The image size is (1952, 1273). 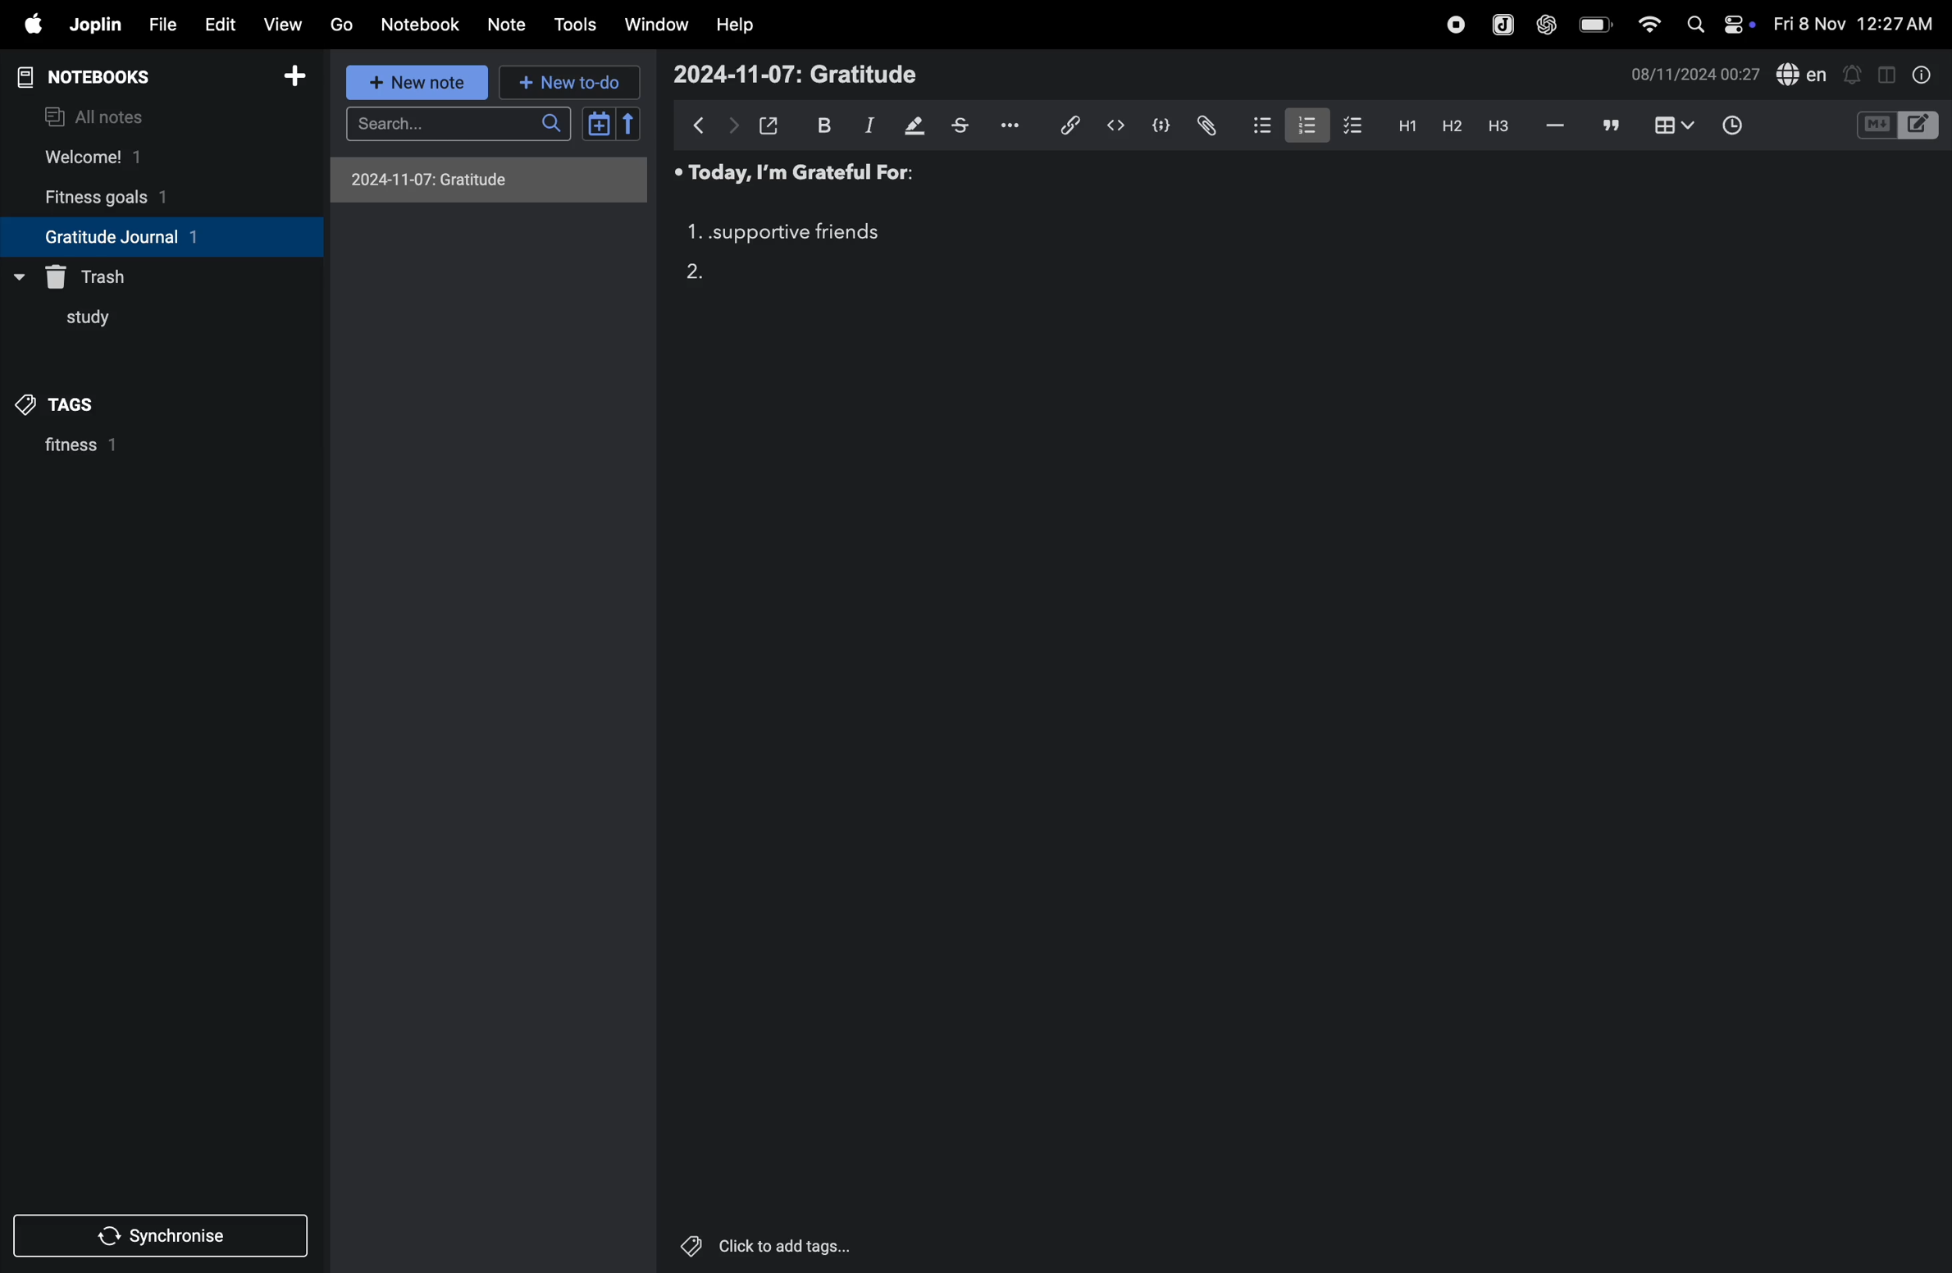 I want to click on inline code, so click(x=1113, y=127).